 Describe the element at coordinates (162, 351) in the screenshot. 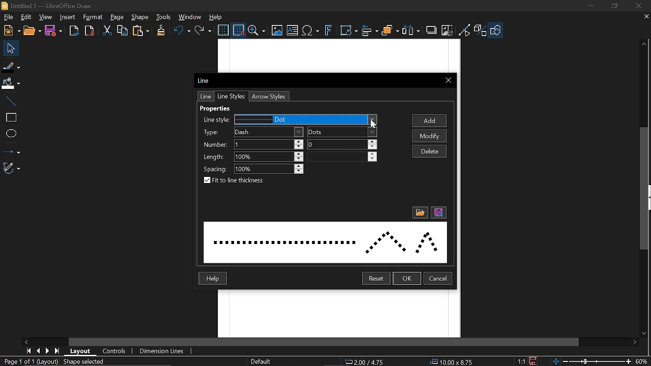

I see `Dimension lines` at that location.